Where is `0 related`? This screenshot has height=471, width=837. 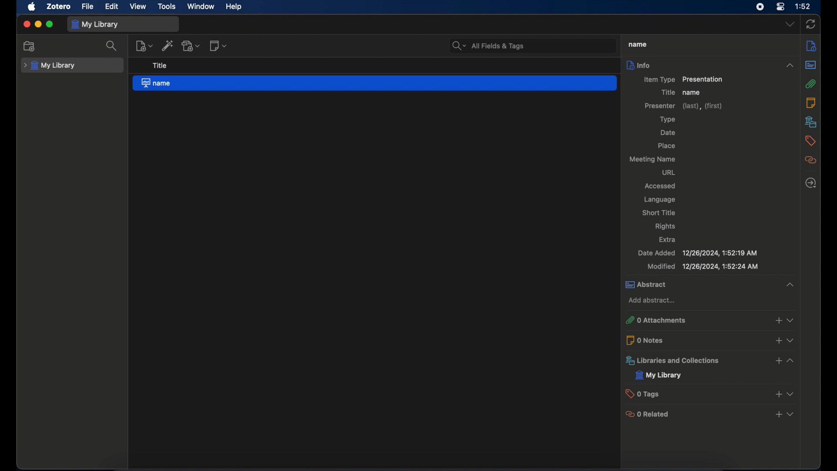 0 related is located at coordinates (710, 413).